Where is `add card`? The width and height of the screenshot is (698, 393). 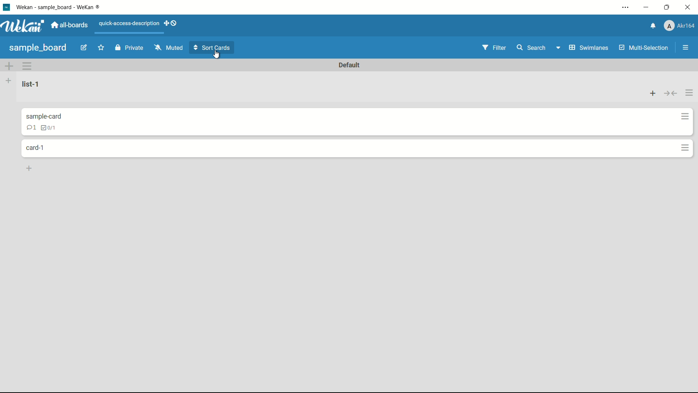
add card is located at coordinates (653, 94).